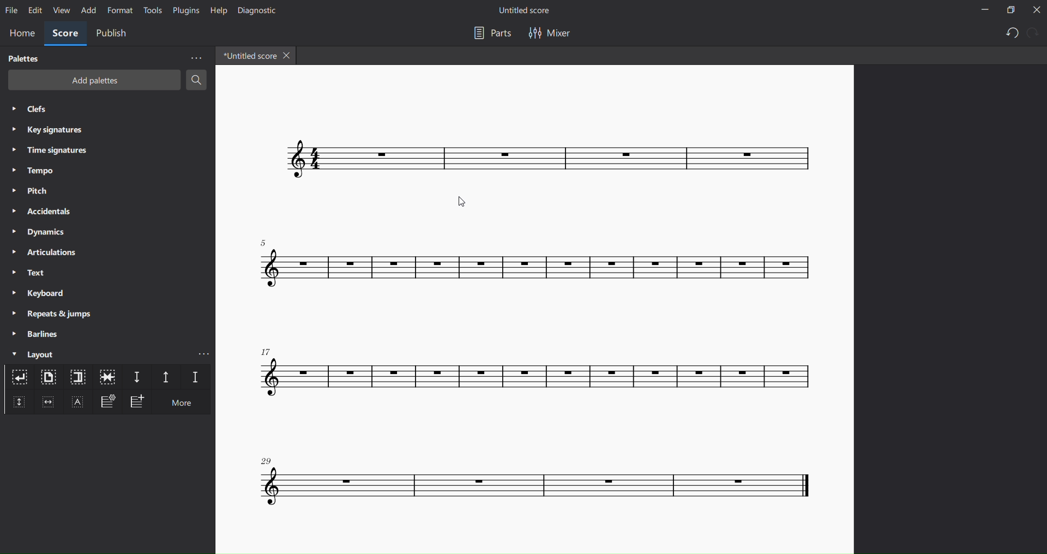  I want to click on title, so click(530, 10).